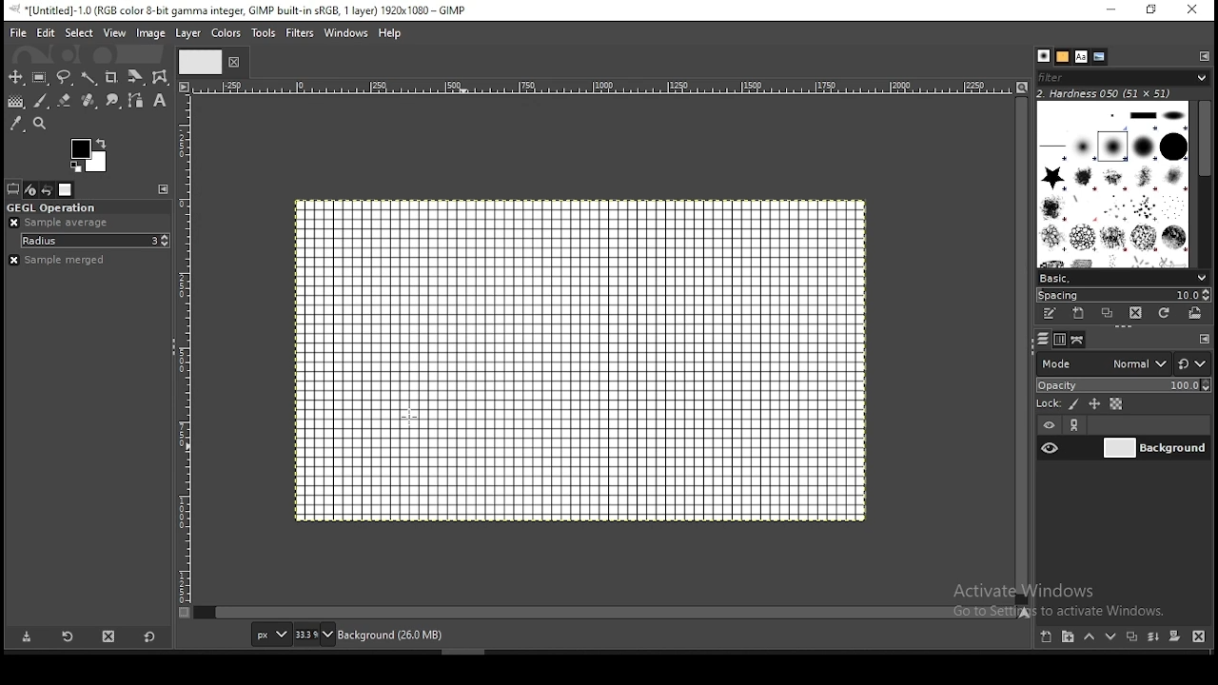 This screenshot has width=1218, height=685. Describe the element at coordinates (1152, 638) in the screenshot. I see `merge layer` at that location.